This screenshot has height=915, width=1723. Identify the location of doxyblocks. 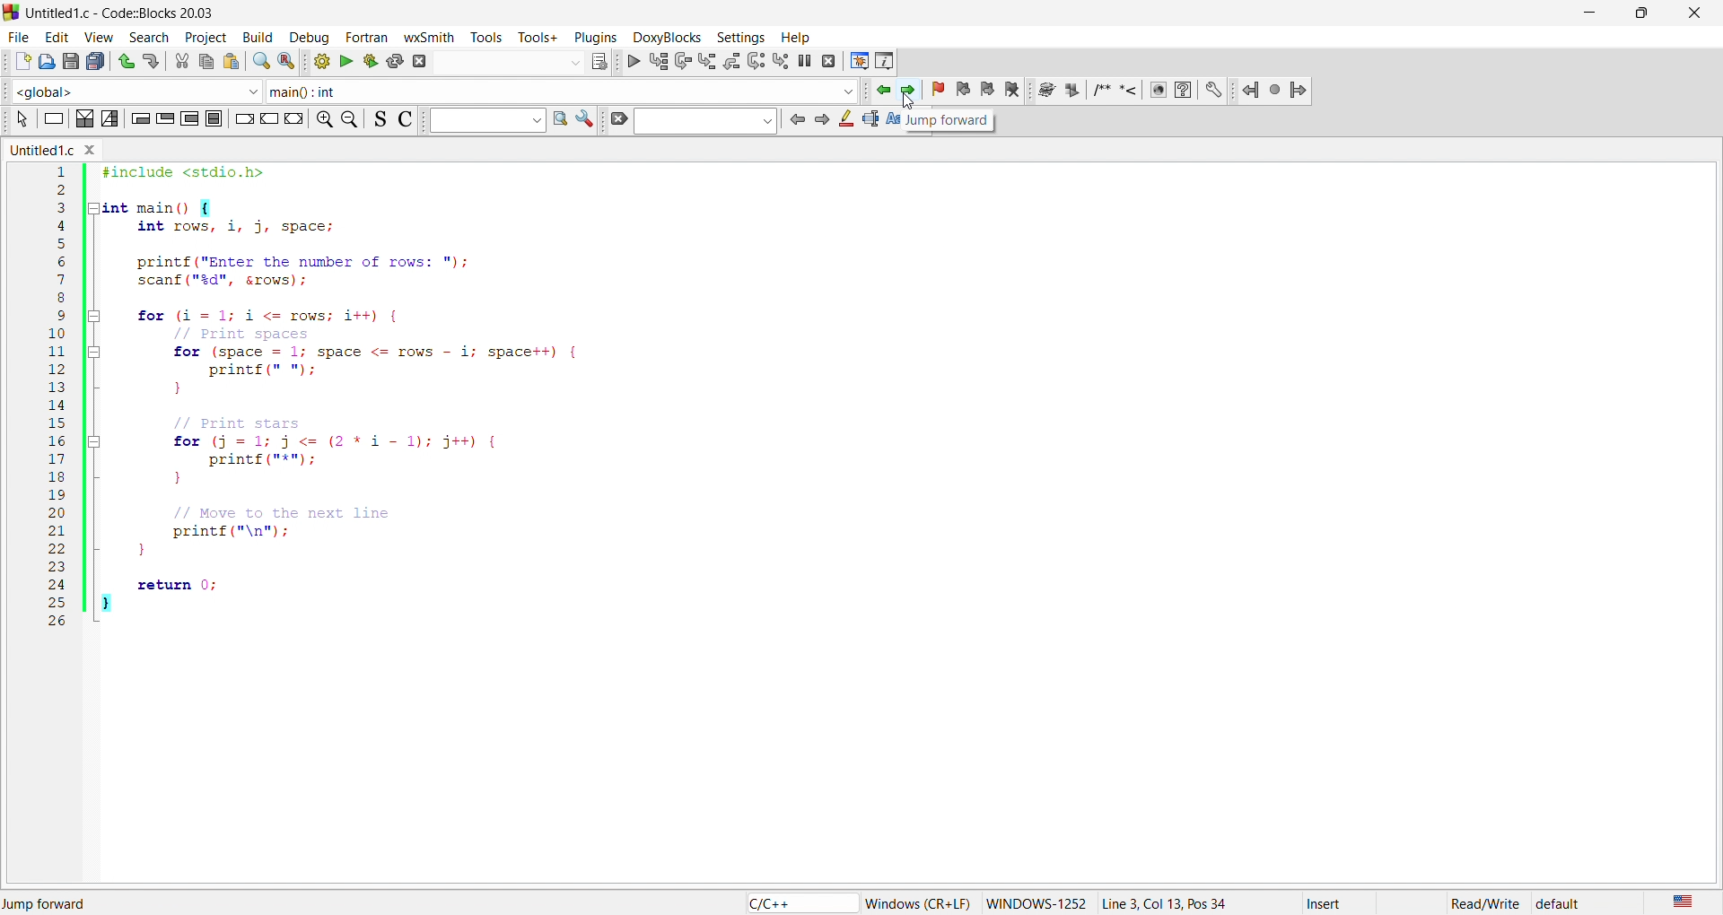
(668, 35).